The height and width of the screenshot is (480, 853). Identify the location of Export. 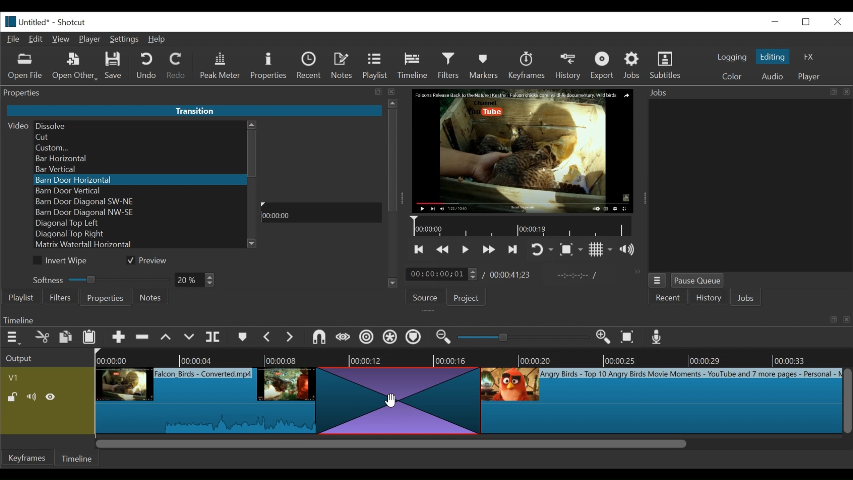
(604, 66).